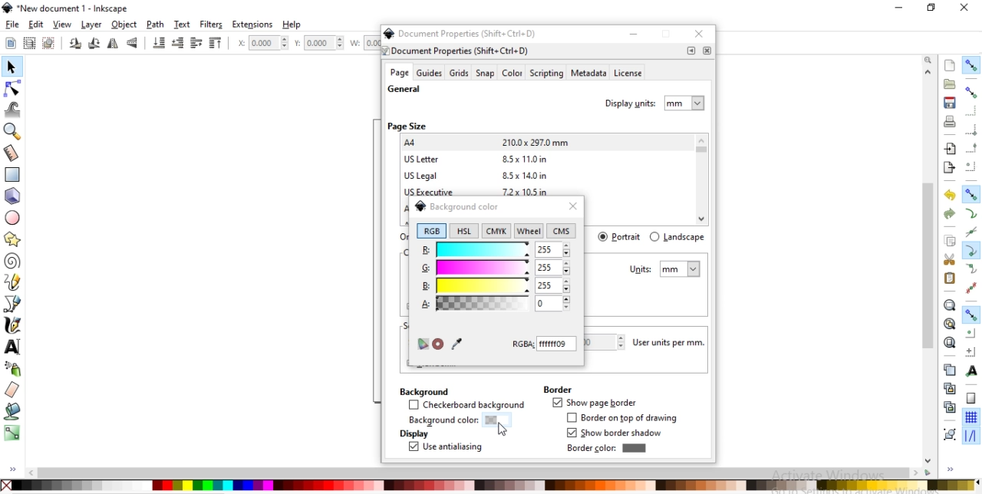 This screenshot has width=982, height=494. I want to click on alpha, so click(472, 302).